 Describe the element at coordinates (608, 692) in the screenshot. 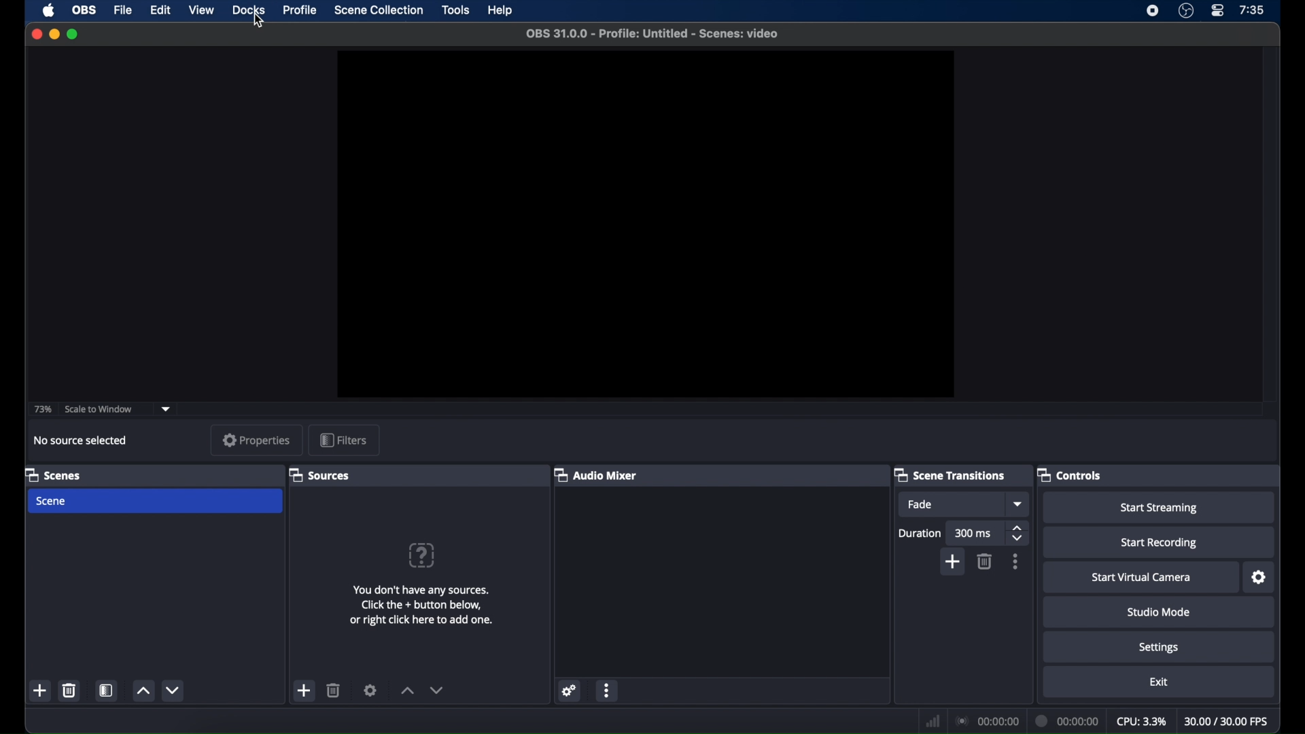

I see `more options` at that location.